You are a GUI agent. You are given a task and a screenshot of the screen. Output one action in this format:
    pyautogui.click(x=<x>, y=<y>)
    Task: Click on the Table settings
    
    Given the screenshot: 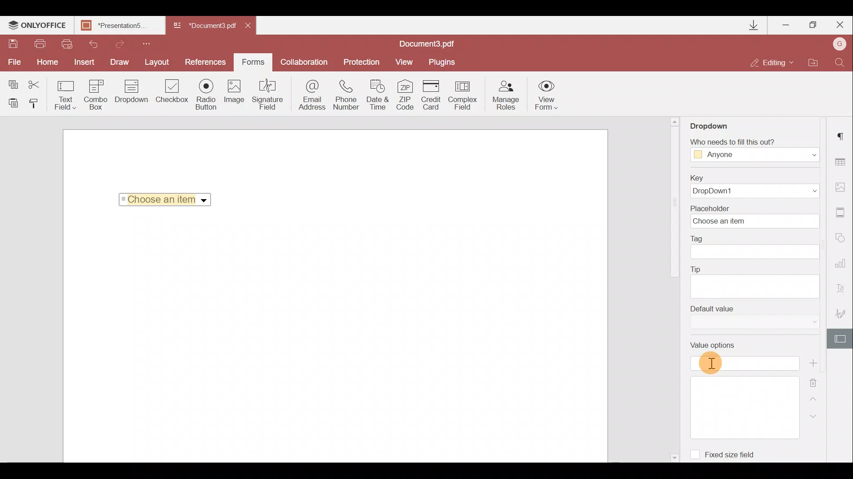 What is the action you would take?
    pyautogui.click(x=841, y=162)
    